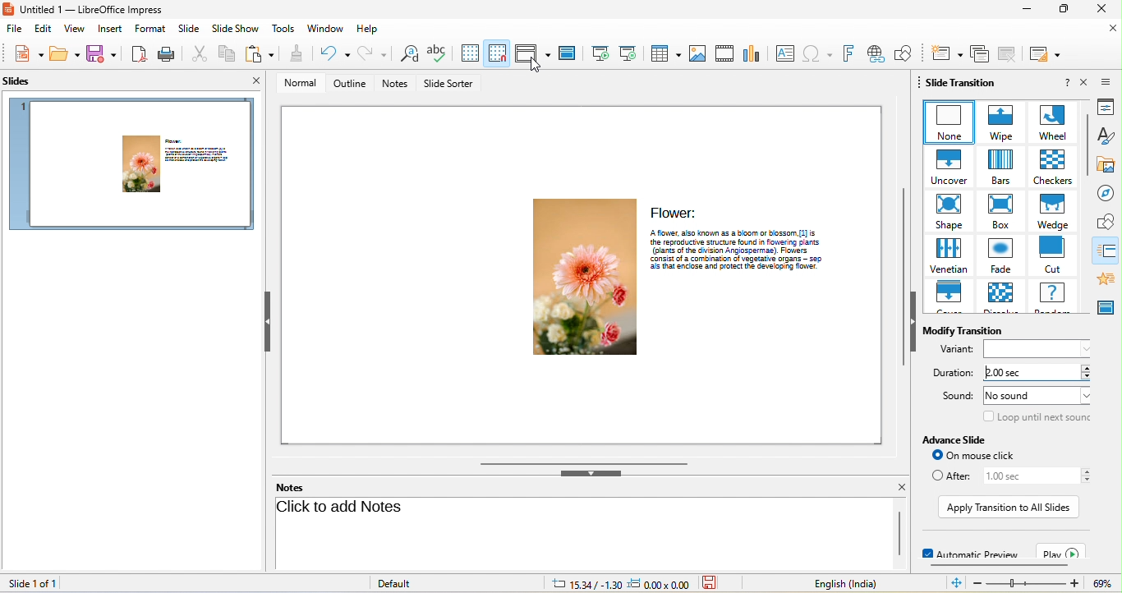 This screenshot has height=593, width=1122. I want to click on (plants of the dwvision Angiospermae). Flowers, so click(745, 250).